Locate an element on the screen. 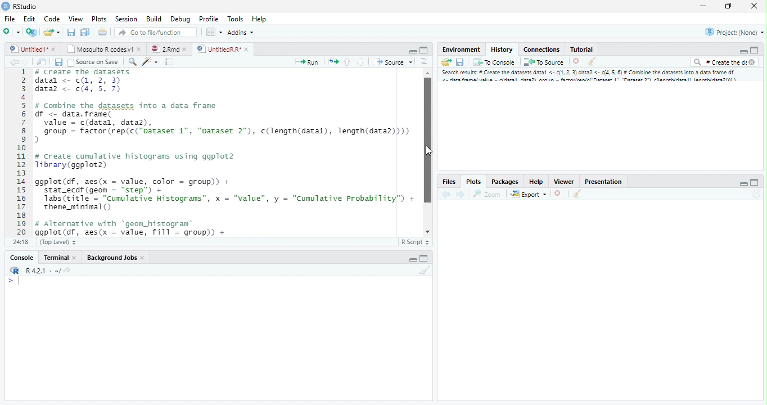 The height and width of the screenshot is (405, 767). Session is located at coordinates (128, 19).